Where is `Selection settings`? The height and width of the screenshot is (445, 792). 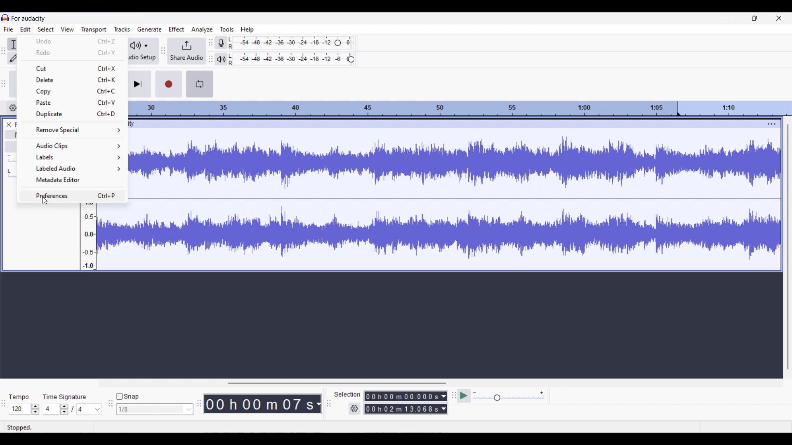
Selection settings is located at coordinates (355, 409).